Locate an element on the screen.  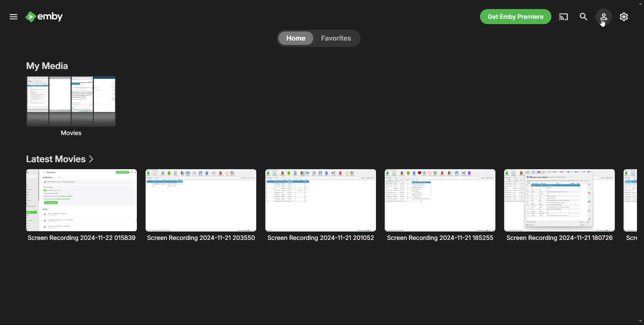
Movie is located at coordinates (630, 205).